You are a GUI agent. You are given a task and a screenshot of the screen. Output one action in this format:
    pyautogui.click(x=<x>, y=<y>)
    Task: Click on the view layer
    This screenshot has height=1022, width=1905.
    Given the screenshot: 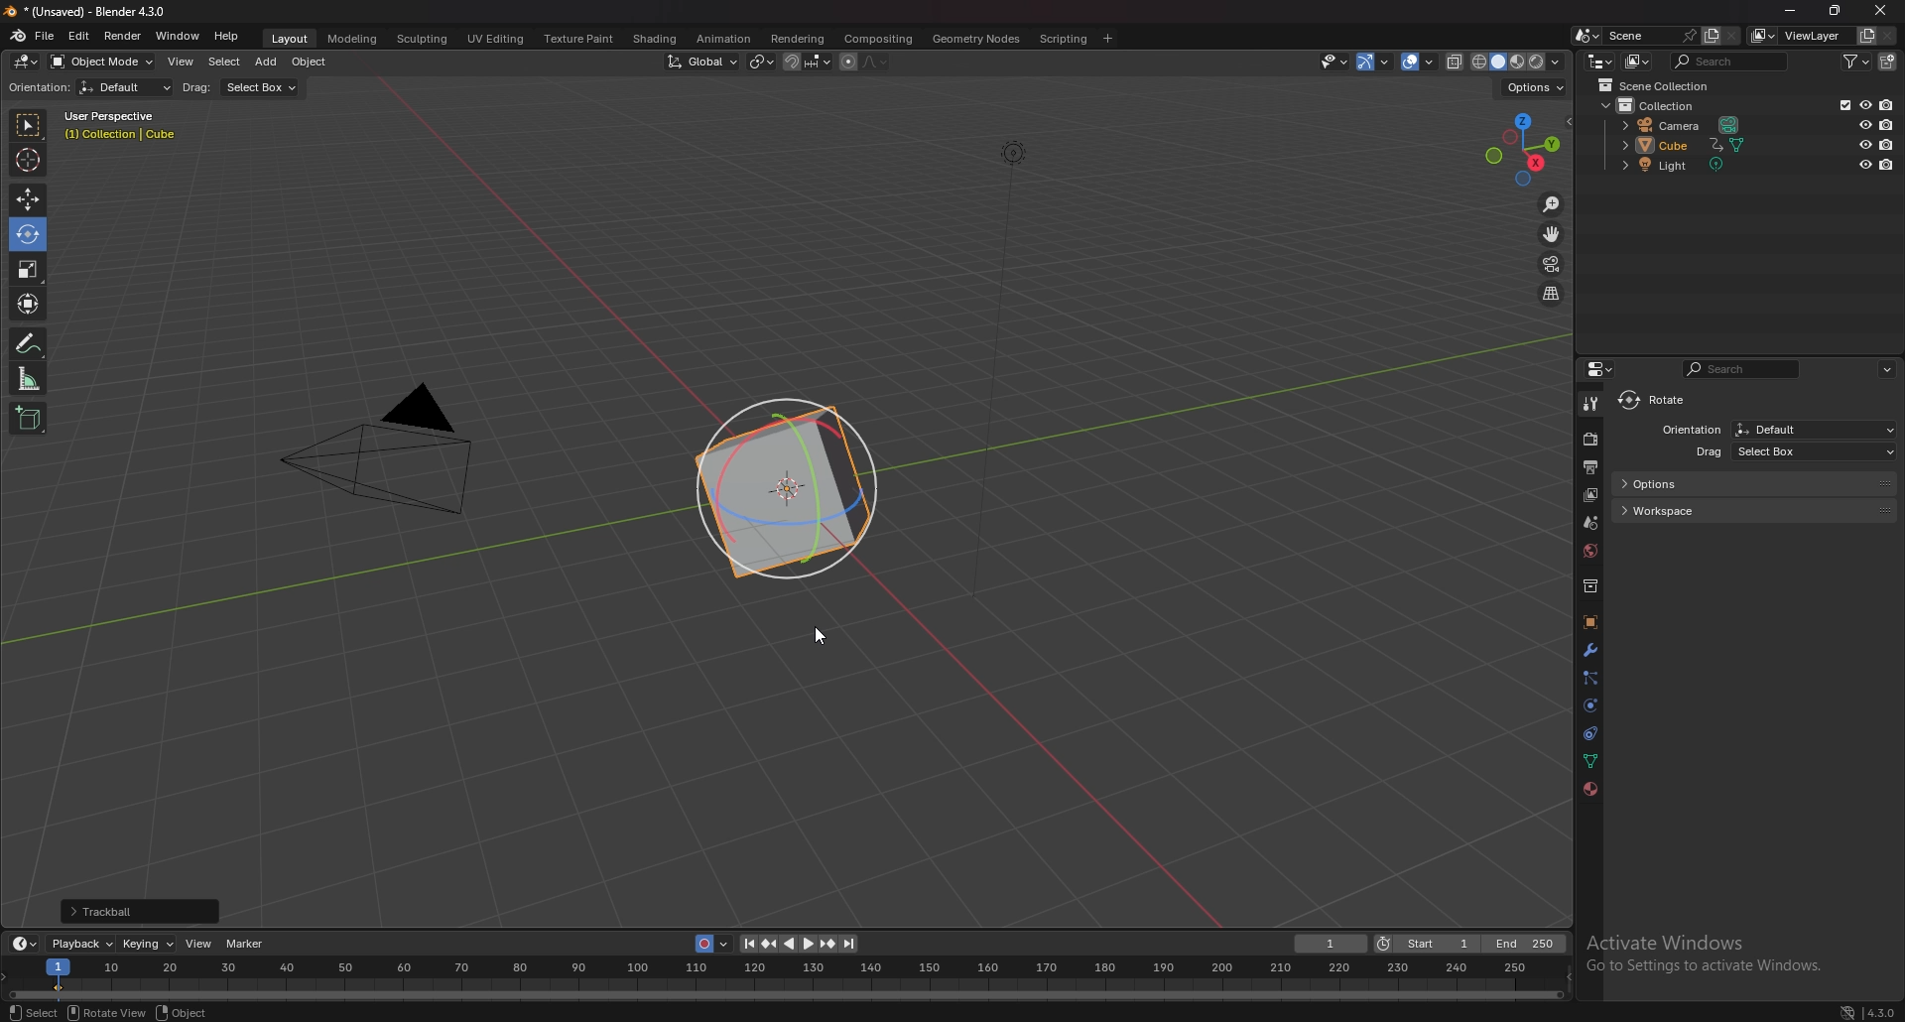 What is the action you would take?
    pyautogui.click(x=1590, y=495)
    